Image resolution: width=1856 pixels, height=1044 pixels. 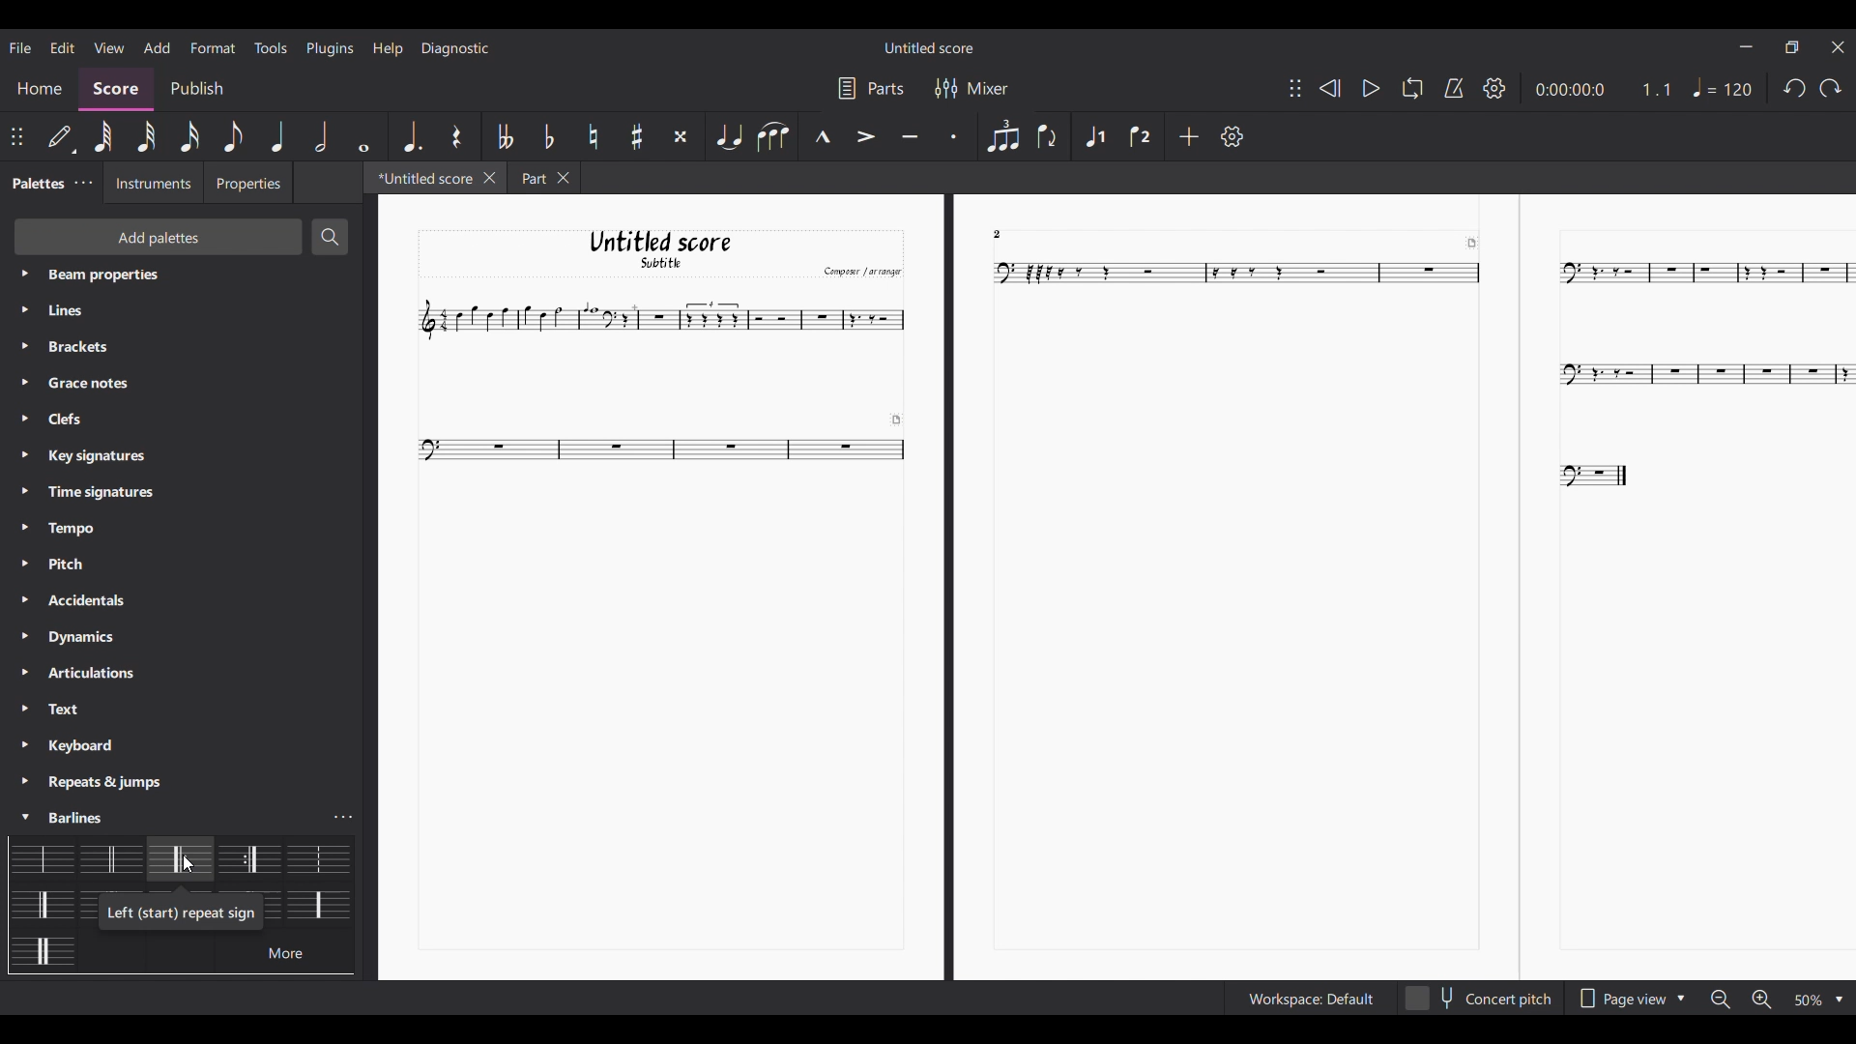 What do you see at coordinates (70, 635) in the screenshot?
I see `Palette settings` at bounding box center [70, 635].